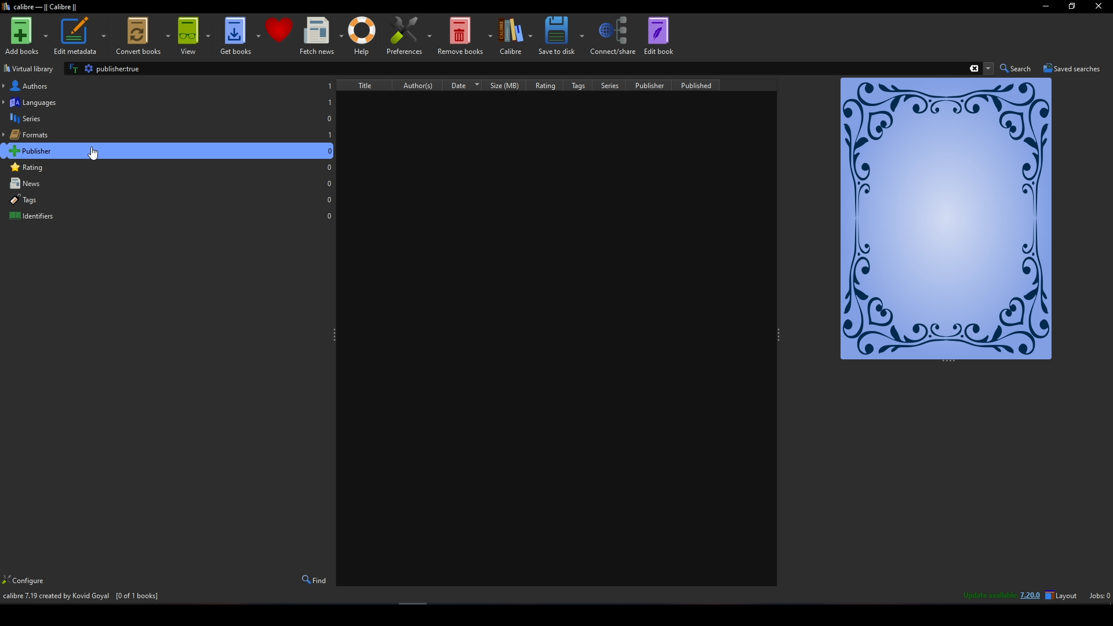 This screenshot has width=1113, height=626. What do you see at coordinates (169, 214) in the screenshot?
I see `Identifiers` at bounding box center [169, 214].